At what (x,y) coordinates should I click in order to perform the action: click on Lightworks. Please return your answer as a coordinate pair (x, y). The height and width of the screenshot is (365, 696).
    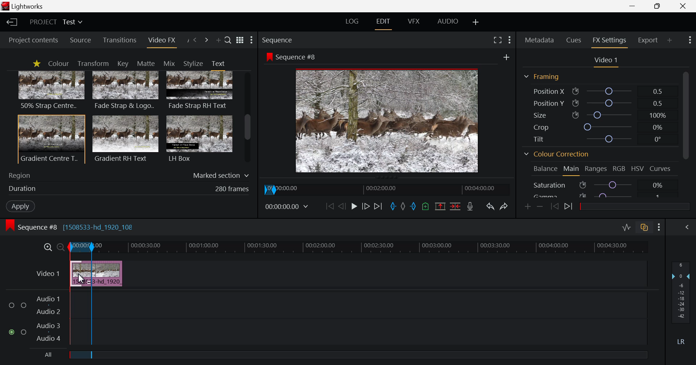
    Looking at the image, I should click on (26, 7).